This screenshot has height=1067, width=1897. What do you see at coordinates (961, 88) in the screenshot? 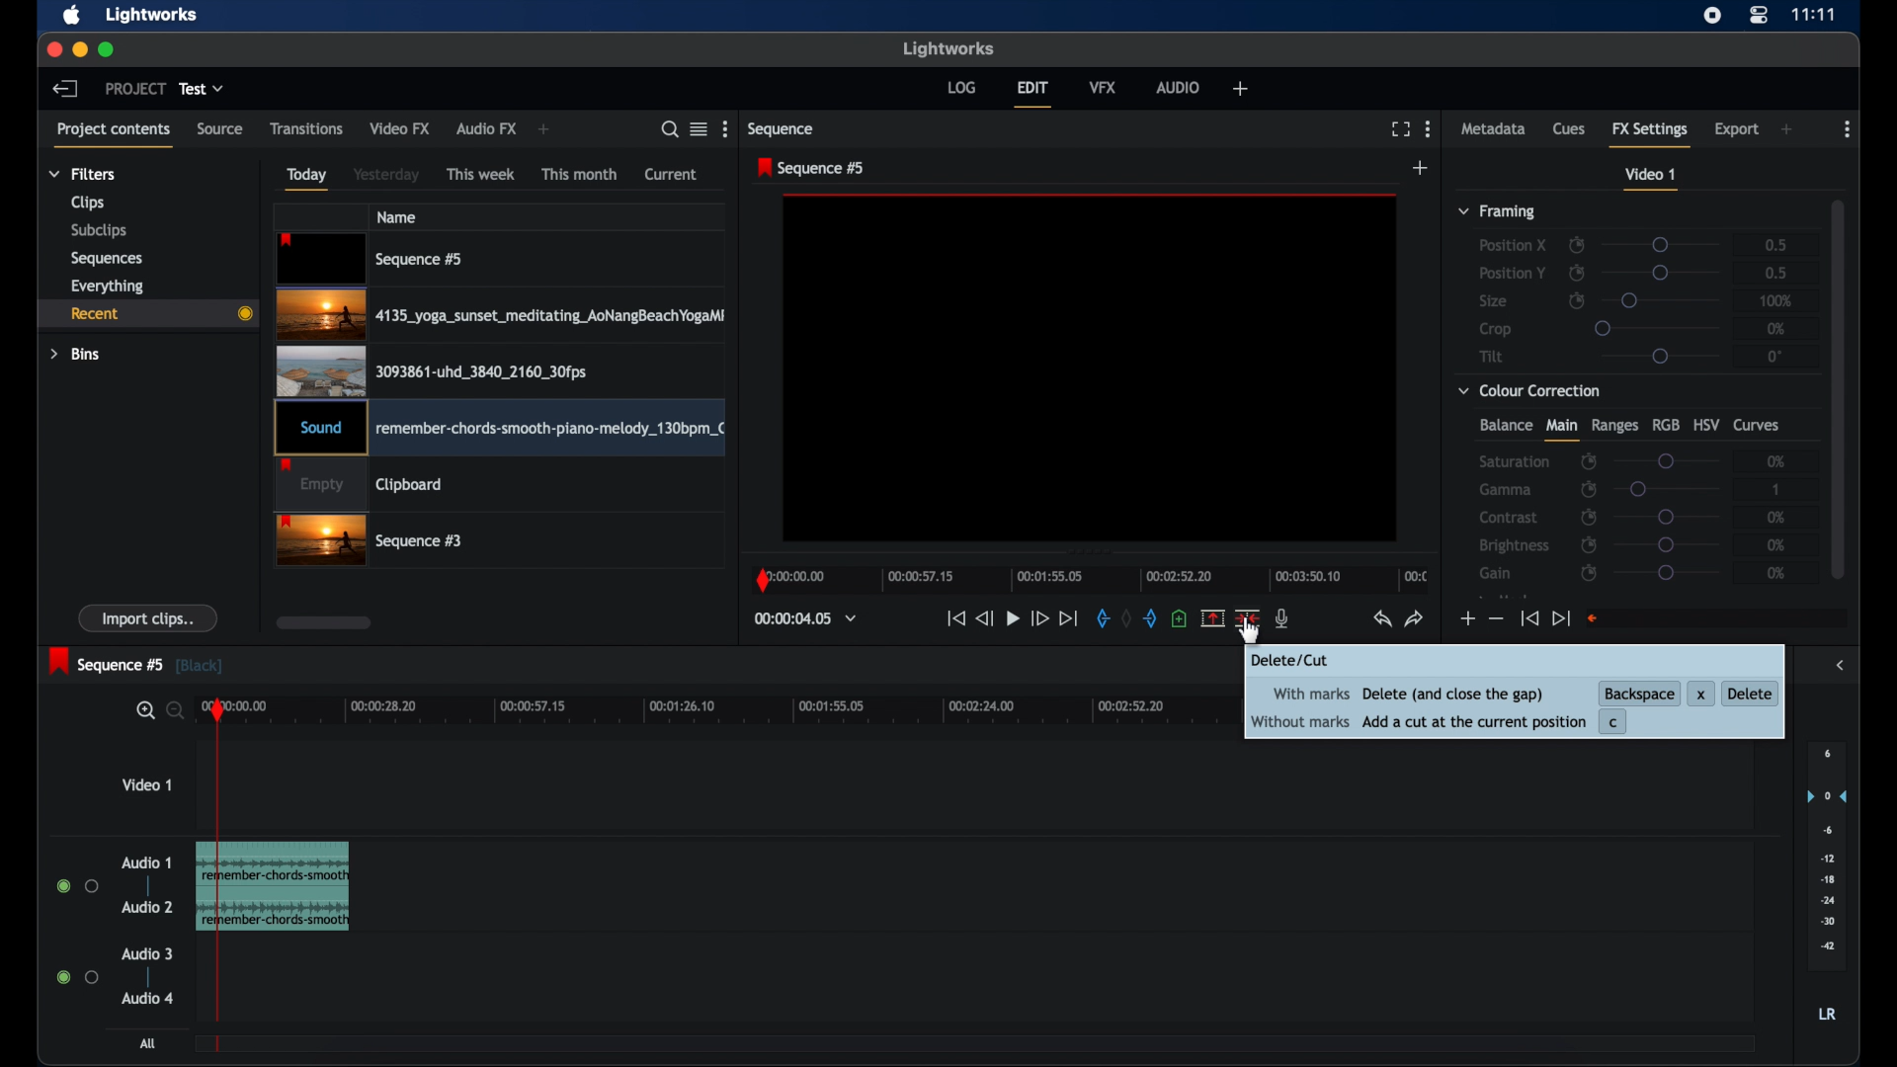
I see `log` at bounding box center [961, 88].